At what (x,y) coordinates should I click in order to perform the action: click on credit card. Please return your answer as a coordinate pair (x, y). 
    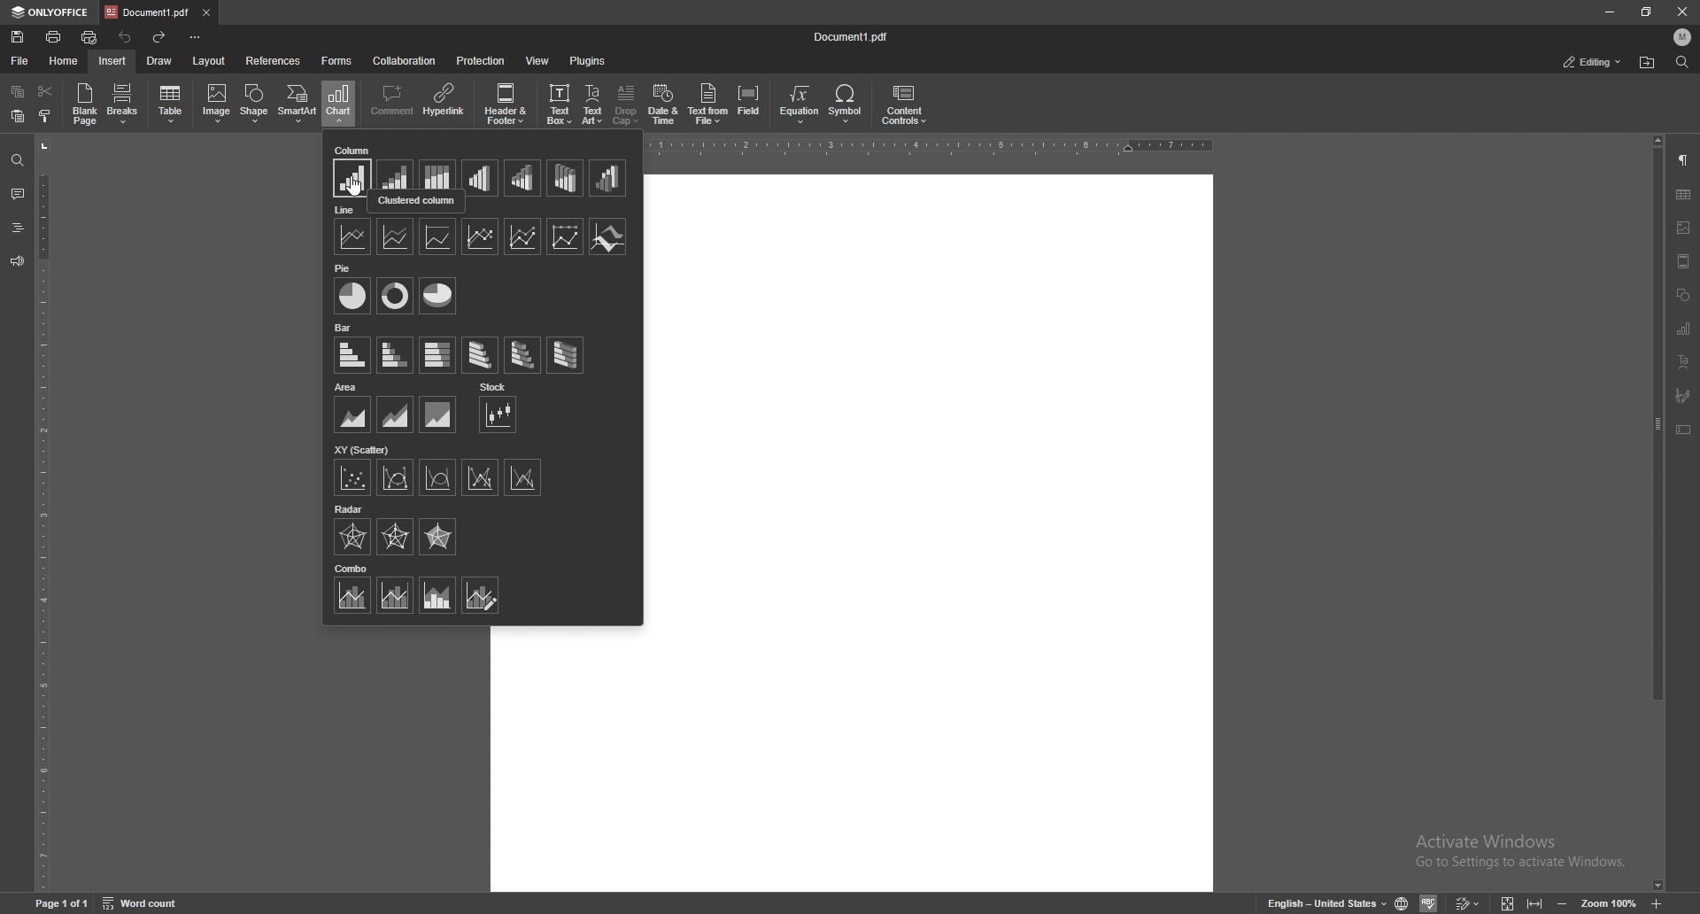
    Looking at the image, I should click on (557, 104).